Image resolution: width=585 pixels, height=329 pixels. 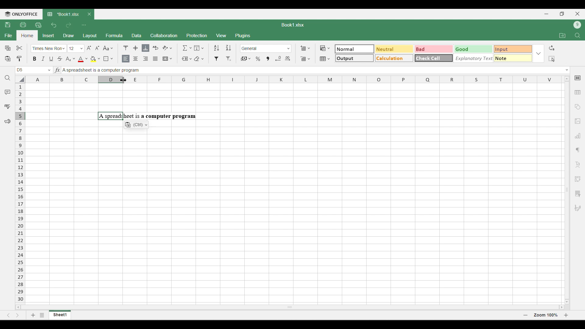 What do you see at coordinates (84, 48) in the screenshot?
I see `Text size settings` at bounding box center [84, 48].